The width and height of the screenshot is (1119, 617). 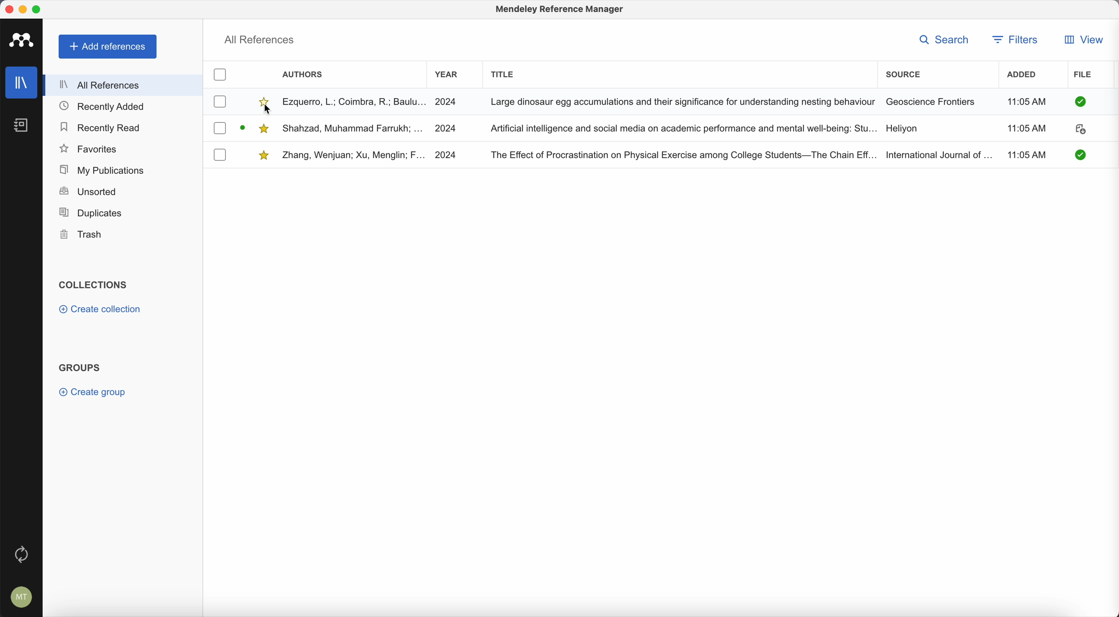 What do you see at coordinates (1076, 155) in the screenshot?
I see `pdf downloaded` at bounding box center [1076, 155].